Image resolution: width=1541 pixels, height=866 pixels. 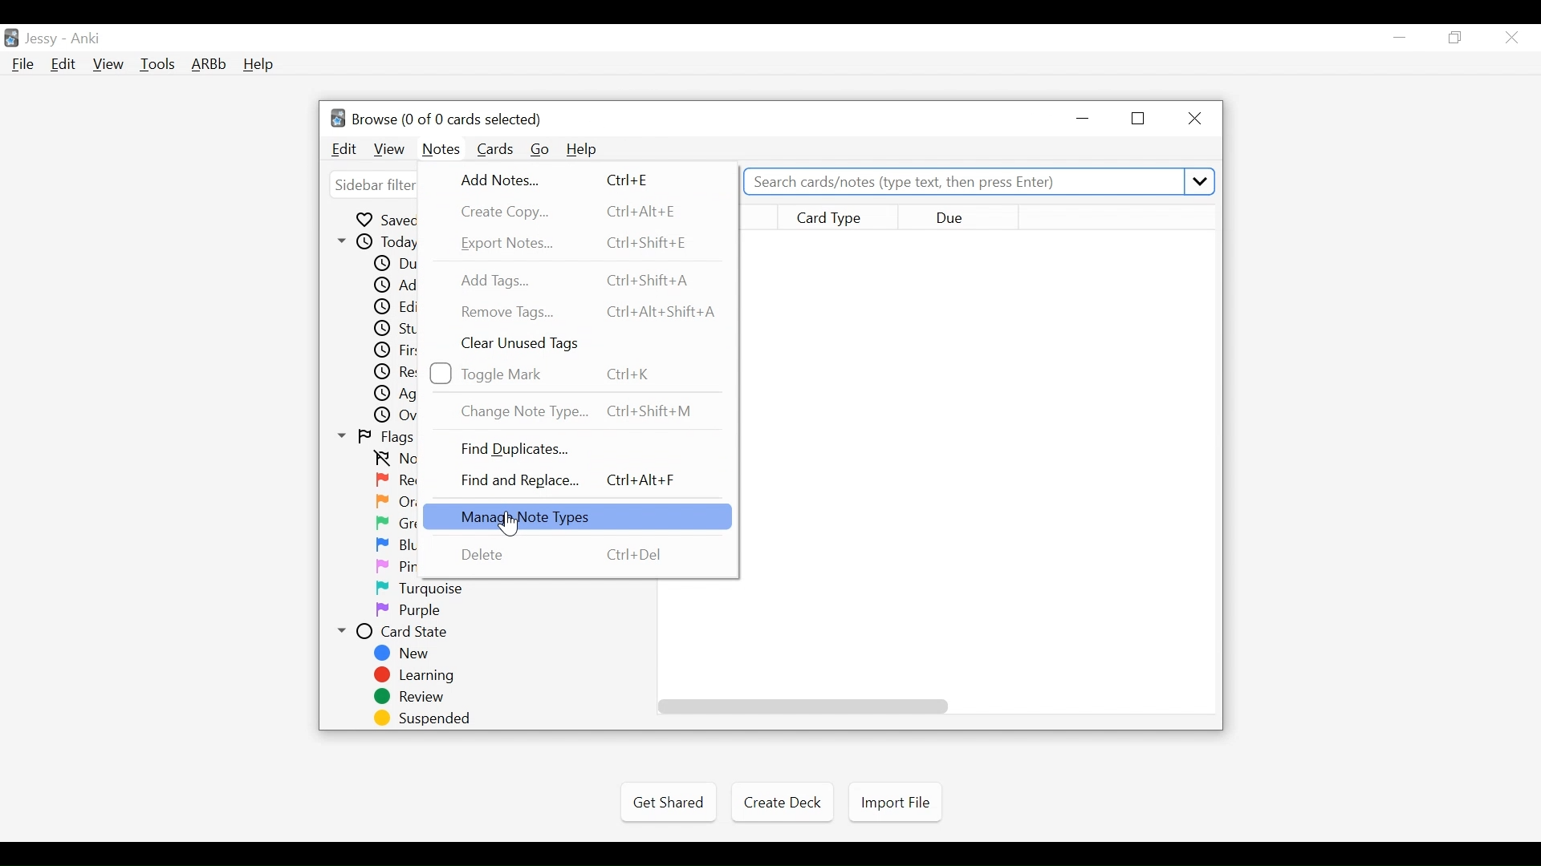 I want to click on Browse (number out of cards selected), so click(x=447, y=119).